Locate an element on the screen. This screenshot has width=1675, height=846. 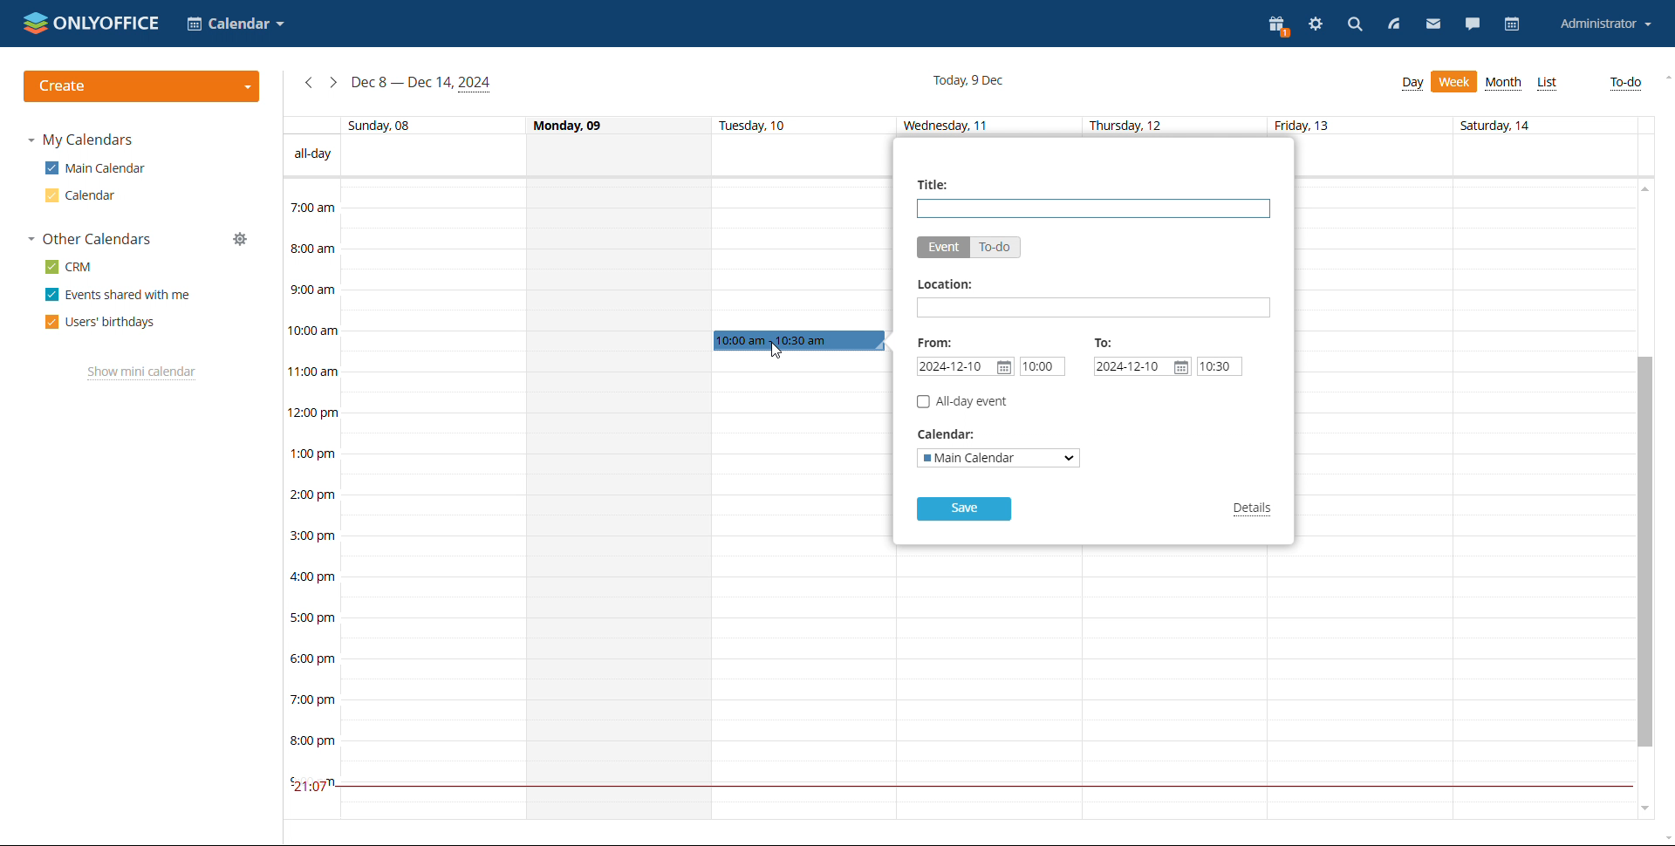
start date is located at coordinates (965, 366).